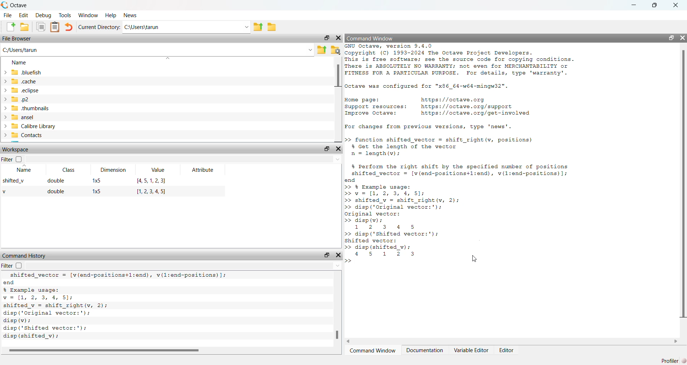 The image size is (687, 365). I want to click on file browser, so click(21, 39).